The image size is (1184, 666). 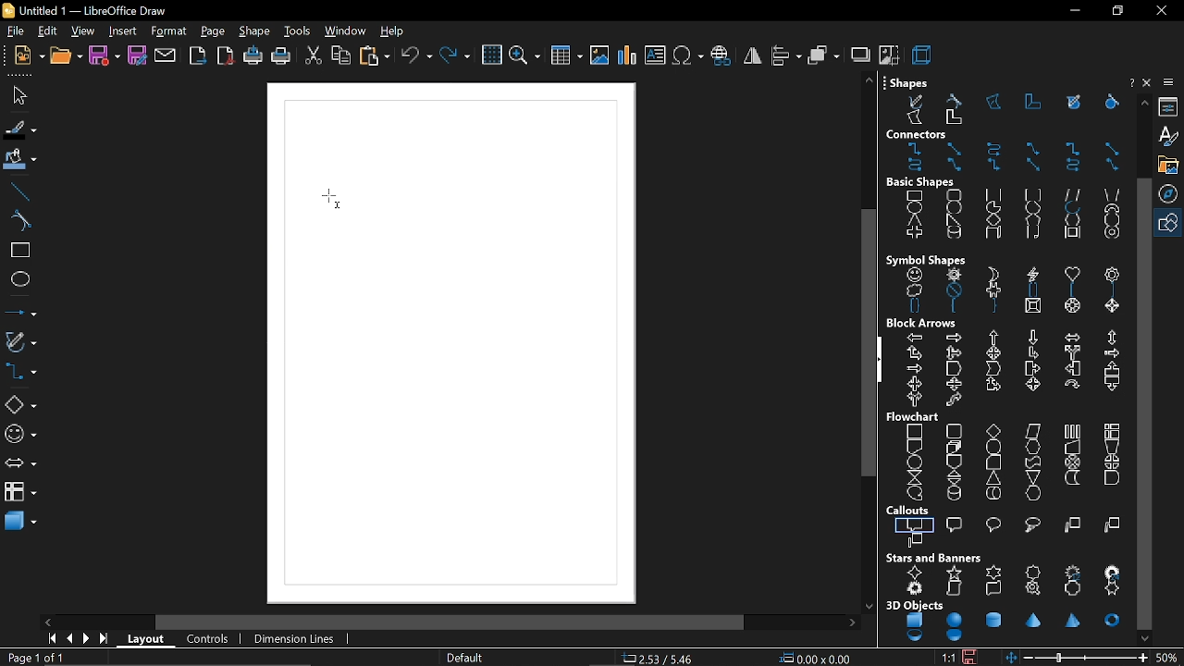 I want to click on rectangle, so click(x=915, y=196).